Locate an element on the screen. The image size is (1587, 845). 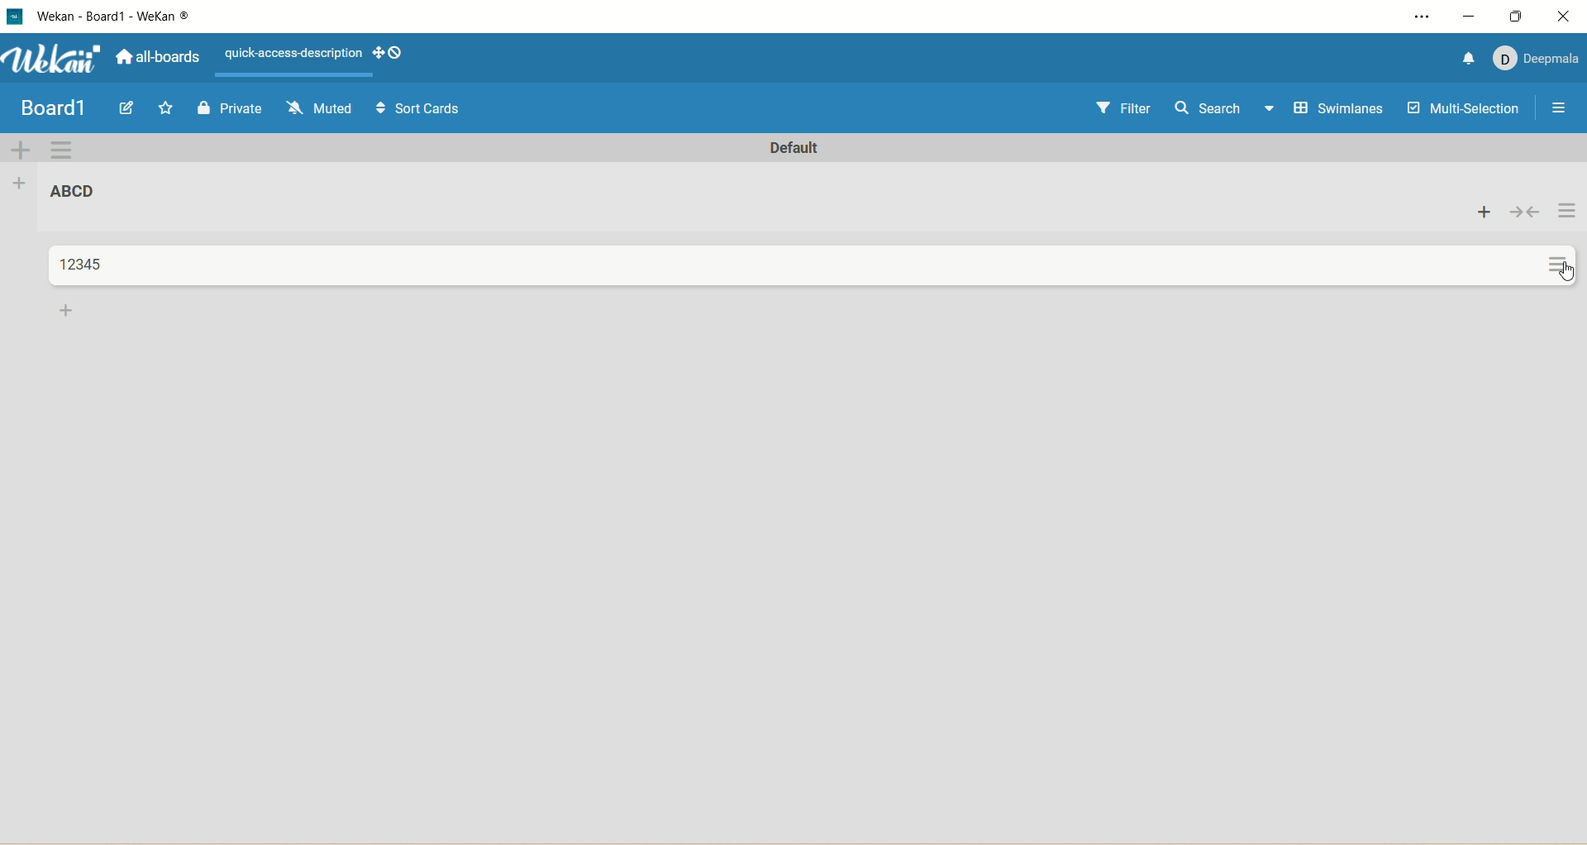
add card is located at coordinates (68, 313).